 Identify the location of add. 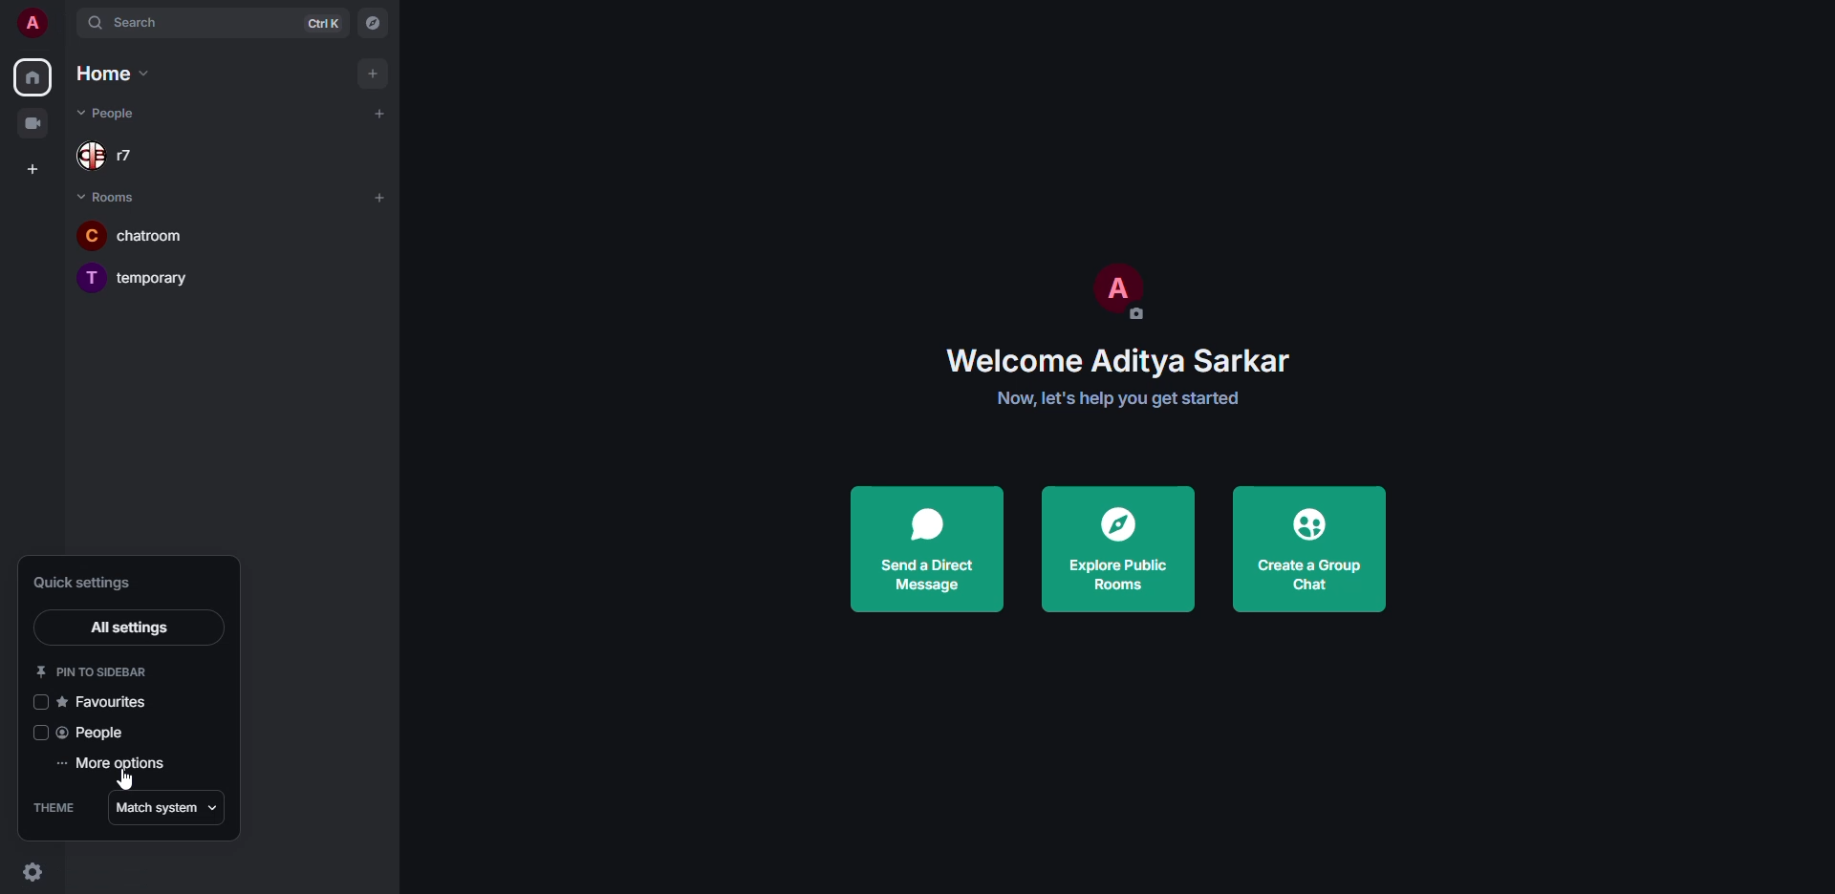
(381, 113).